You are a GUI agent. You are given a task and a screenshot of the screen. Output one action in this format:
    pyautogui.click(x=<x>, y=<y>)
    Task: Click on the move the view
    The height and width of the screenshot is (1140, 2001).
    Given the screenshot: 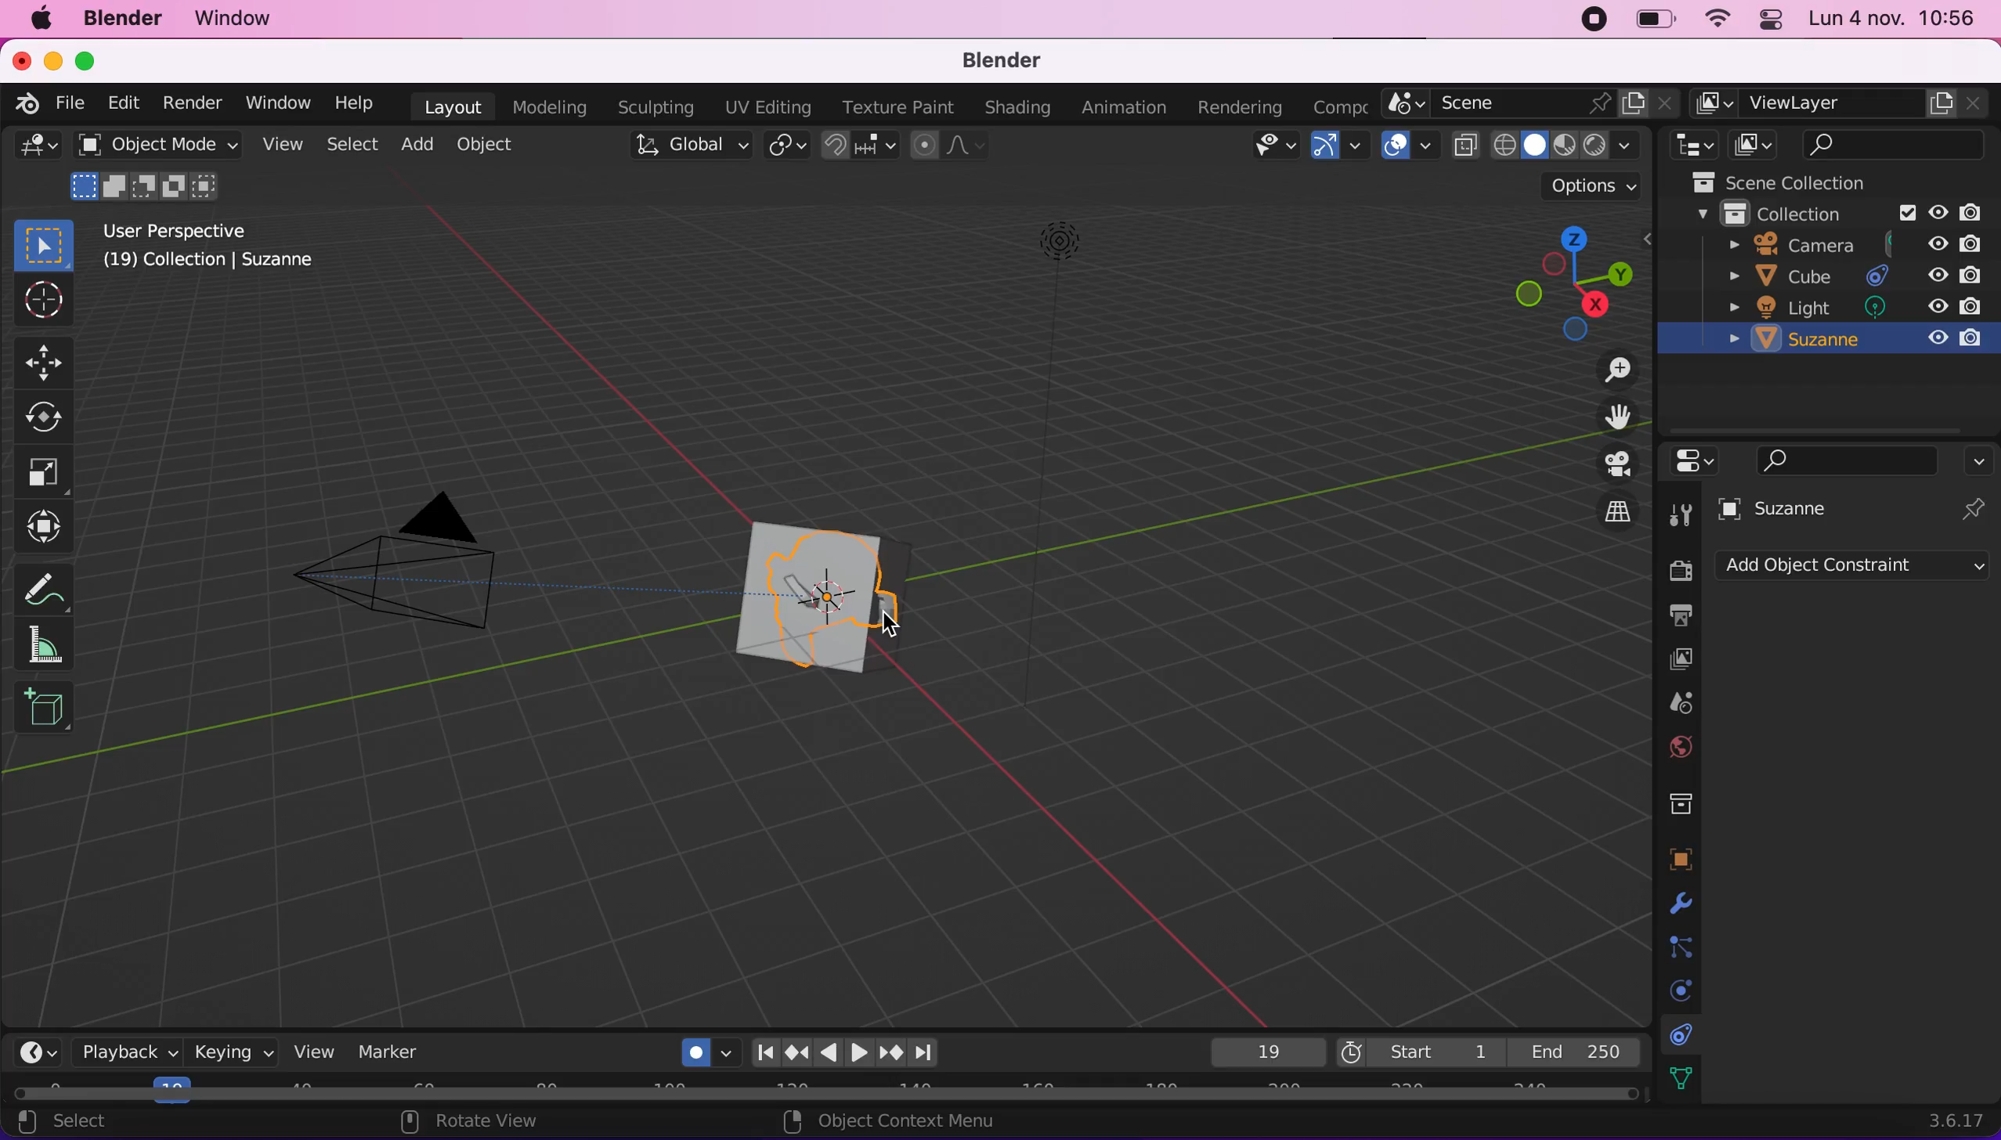 What is the action you would take?
    pyautogui.click(x=1616, y=416)
    